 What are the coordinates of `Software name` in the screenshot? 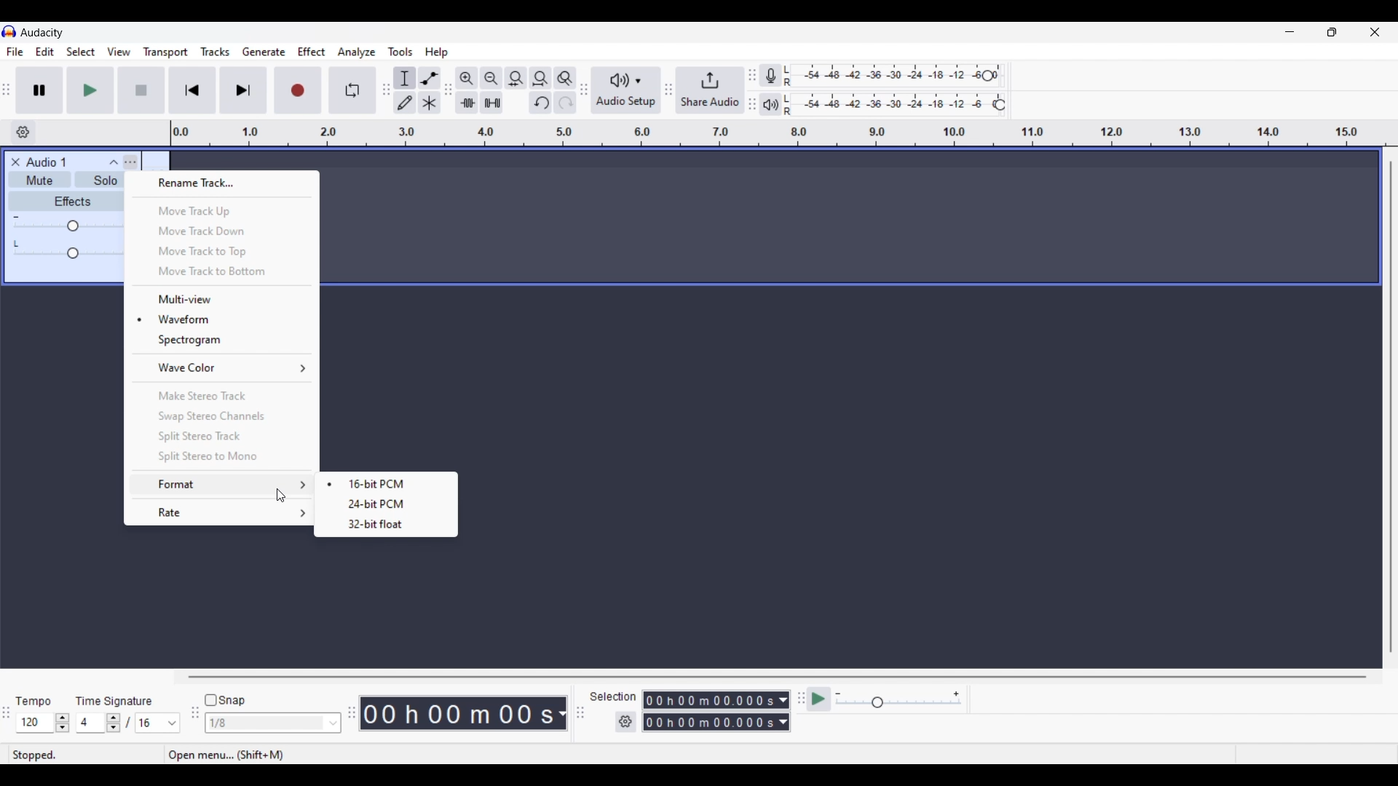 It's located at (42, 32).